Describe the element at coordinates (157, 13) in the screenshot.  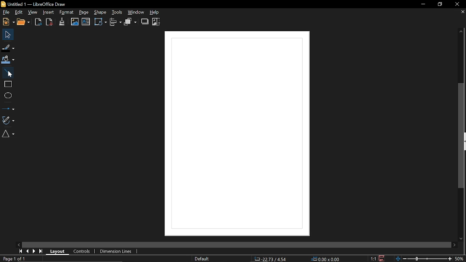
I see `Help` at that location.